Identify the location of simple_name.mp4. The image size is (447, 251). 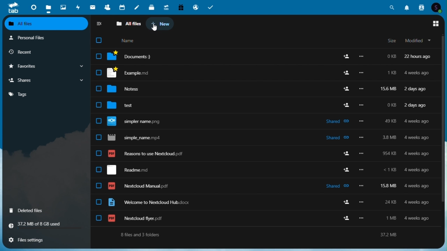
(137, 138).